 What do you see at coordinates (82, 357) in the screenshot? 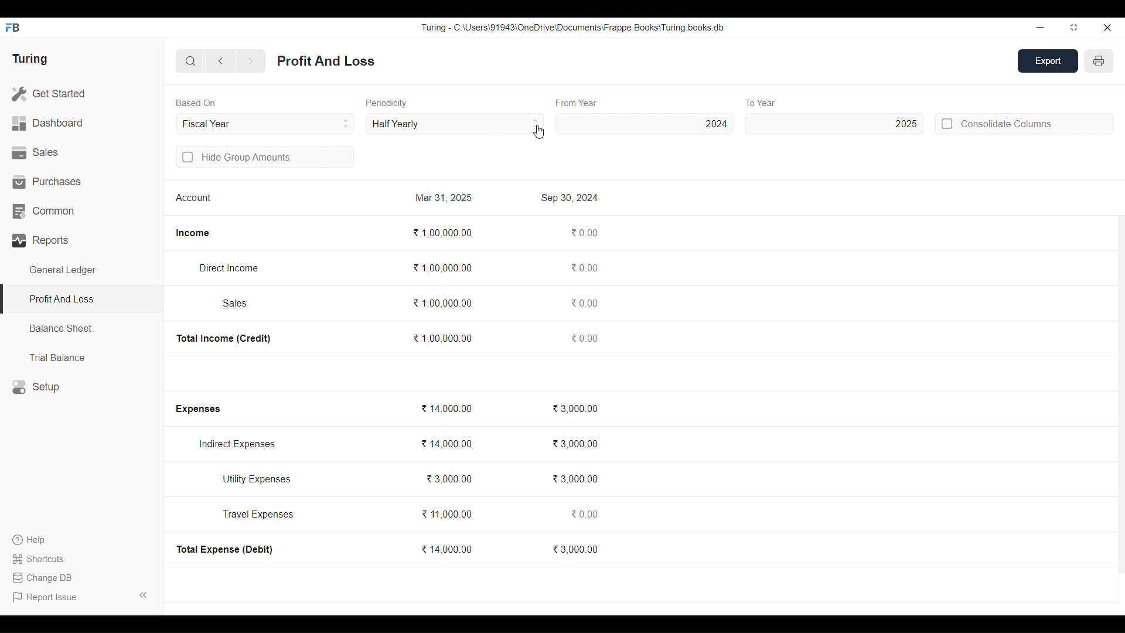
I see `Trial Balance` at bounding box center [82, 357].